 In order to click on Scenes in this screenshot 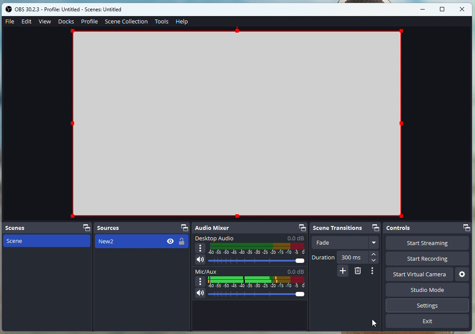, I will do `click(25, 227)`.